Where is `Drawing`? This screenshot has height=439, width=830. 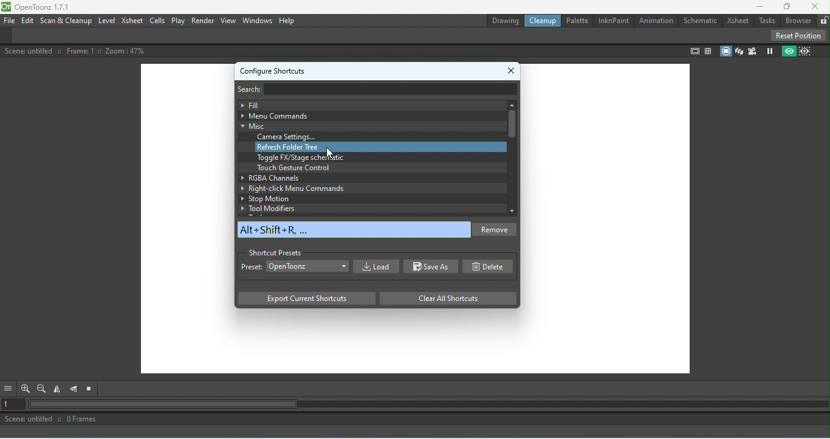
Drawing is located at coordinates (504, 21).